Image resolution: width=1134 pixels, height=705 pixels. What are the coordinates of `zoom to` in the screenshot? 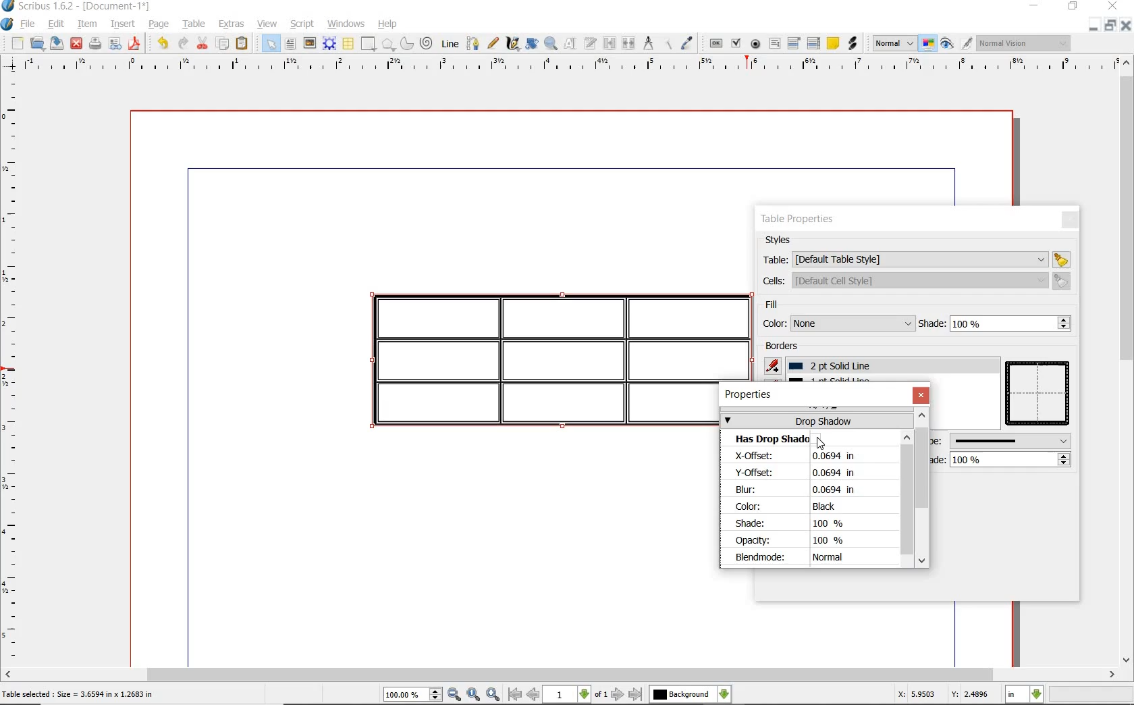 It's located at (473, 694).